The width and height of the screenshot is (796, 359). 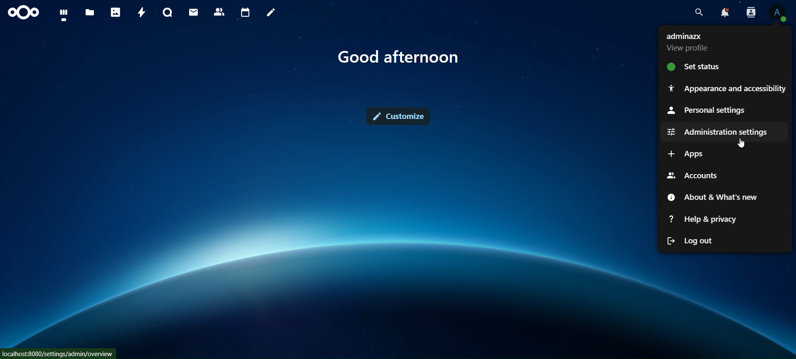 I want to click on log out, so click(x=691, y=240).